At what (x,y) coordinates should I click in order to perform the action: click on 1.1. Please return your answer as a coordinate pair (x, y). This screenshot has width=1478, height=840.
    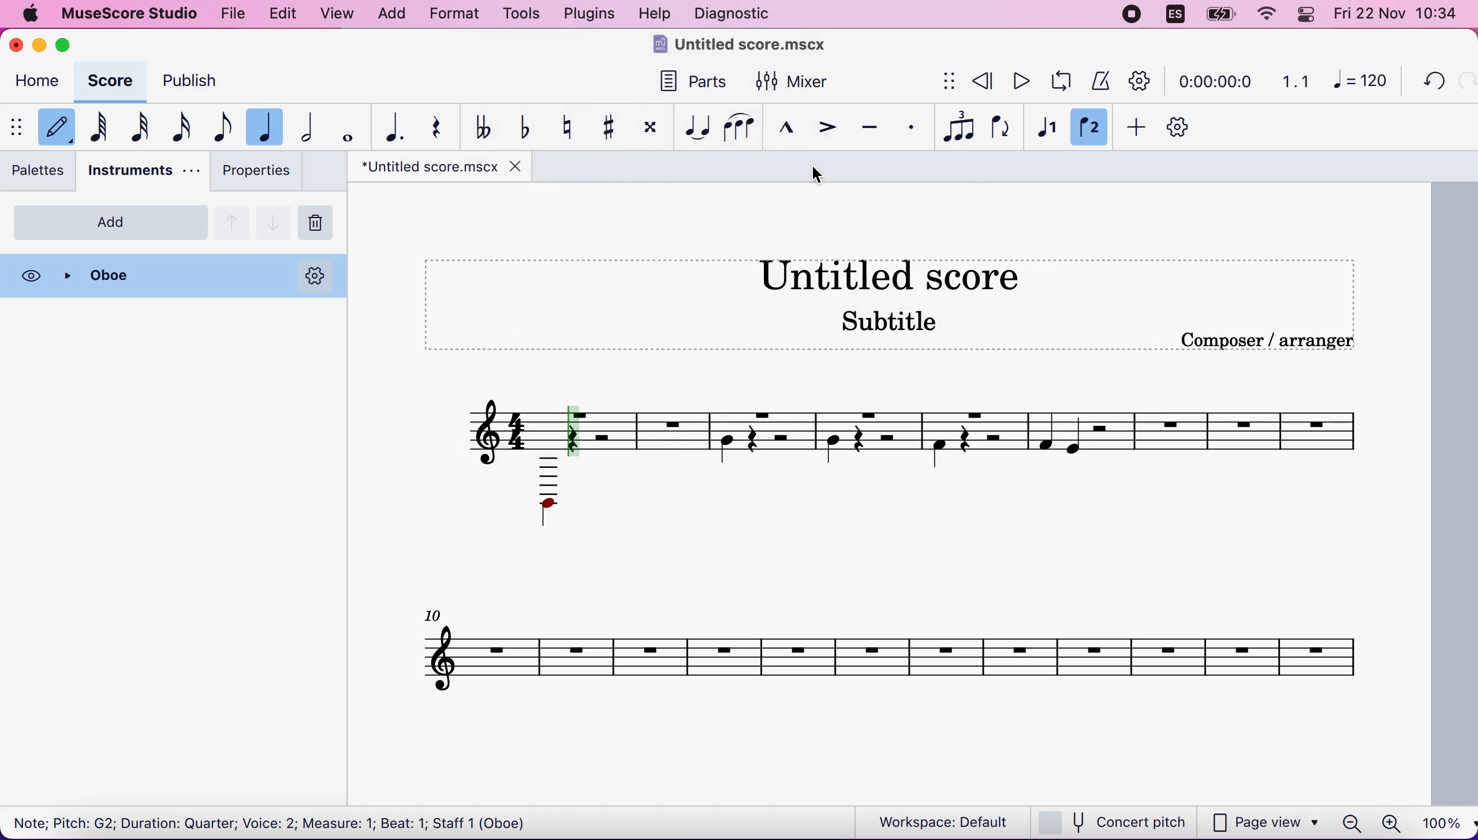
    Looking at the image, I should click on (1292, 80).